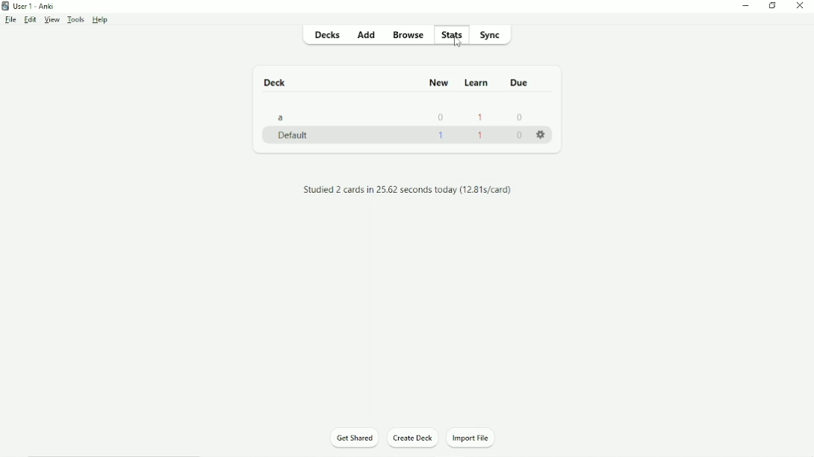 Image resolution: width=814 pixels, height=457 pixels. I want to click on Get shared, so click(353, 438).